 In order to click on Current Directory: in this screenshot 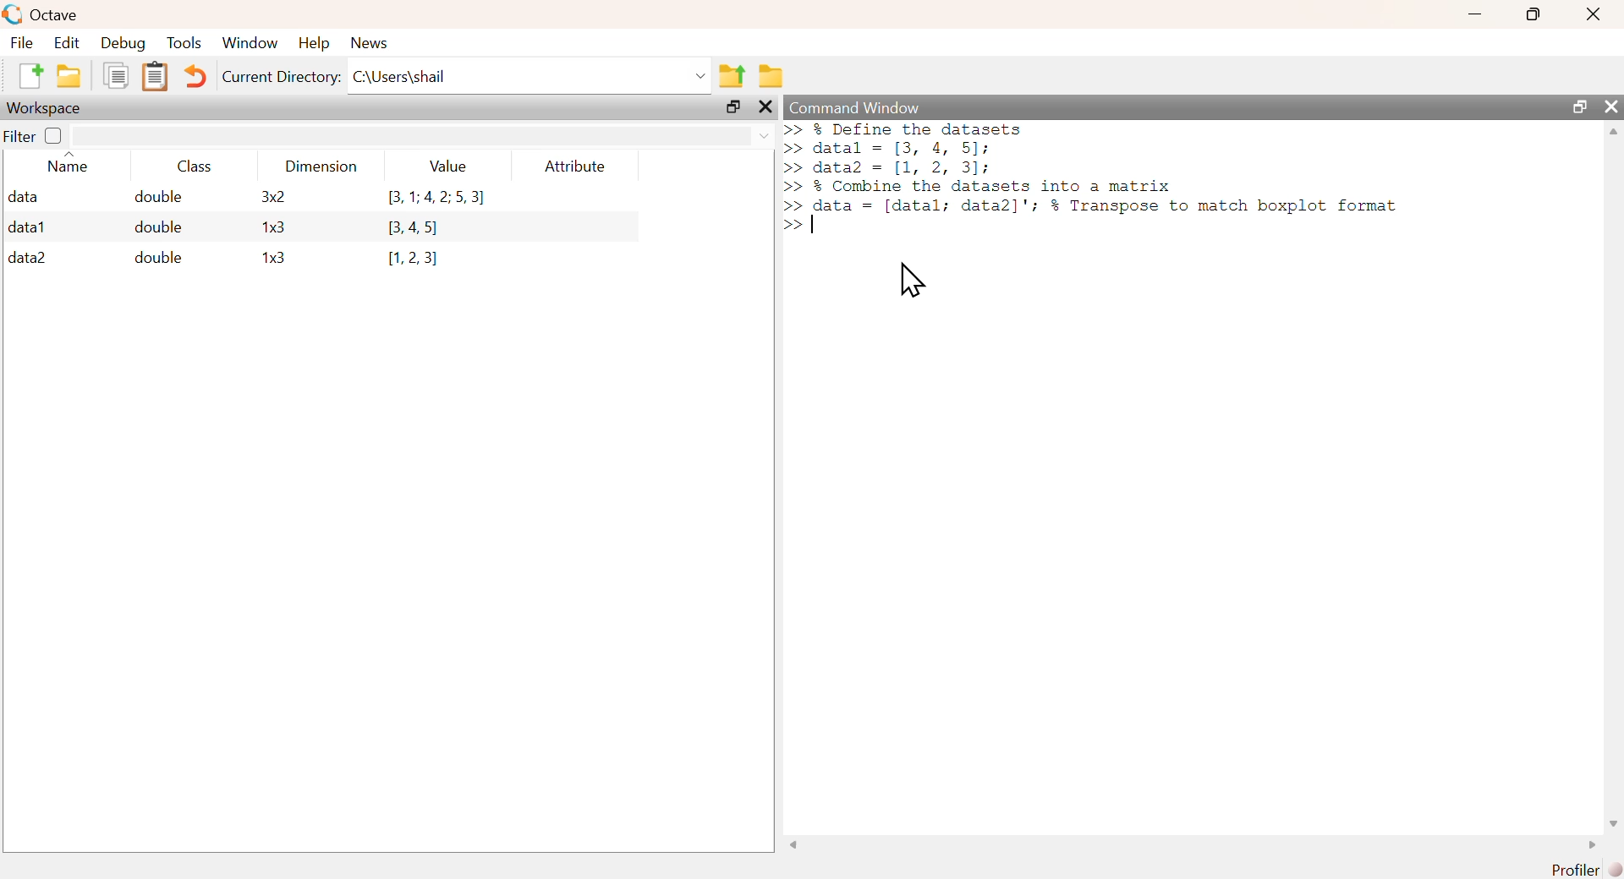, I will do `click(283, 78)`.